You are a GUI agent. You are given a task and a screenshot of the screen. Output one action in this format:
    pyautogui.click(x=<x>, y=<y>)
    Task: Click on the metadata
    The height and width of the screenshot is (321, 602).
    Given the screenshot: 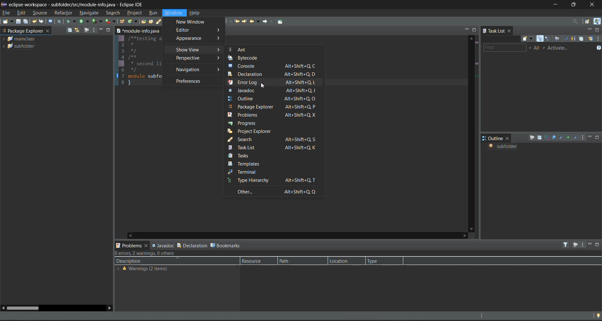 What is the action you would take?
    pyautogui.click(x=146, y=254)
    